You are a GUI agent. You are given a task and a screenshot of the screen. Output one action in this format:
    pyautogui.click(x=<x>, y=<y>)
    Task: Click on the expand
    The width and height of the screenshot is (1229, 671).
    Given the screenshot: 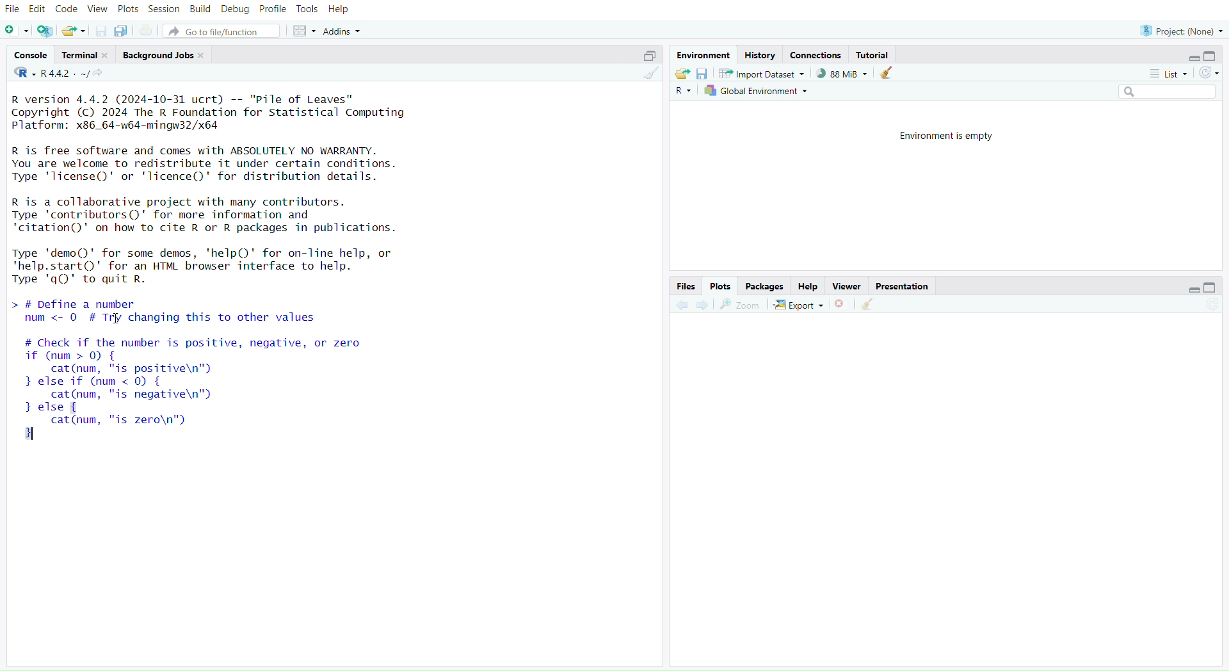 What is the action you would take?
    pyautogui.click(x=646, y=56)
    